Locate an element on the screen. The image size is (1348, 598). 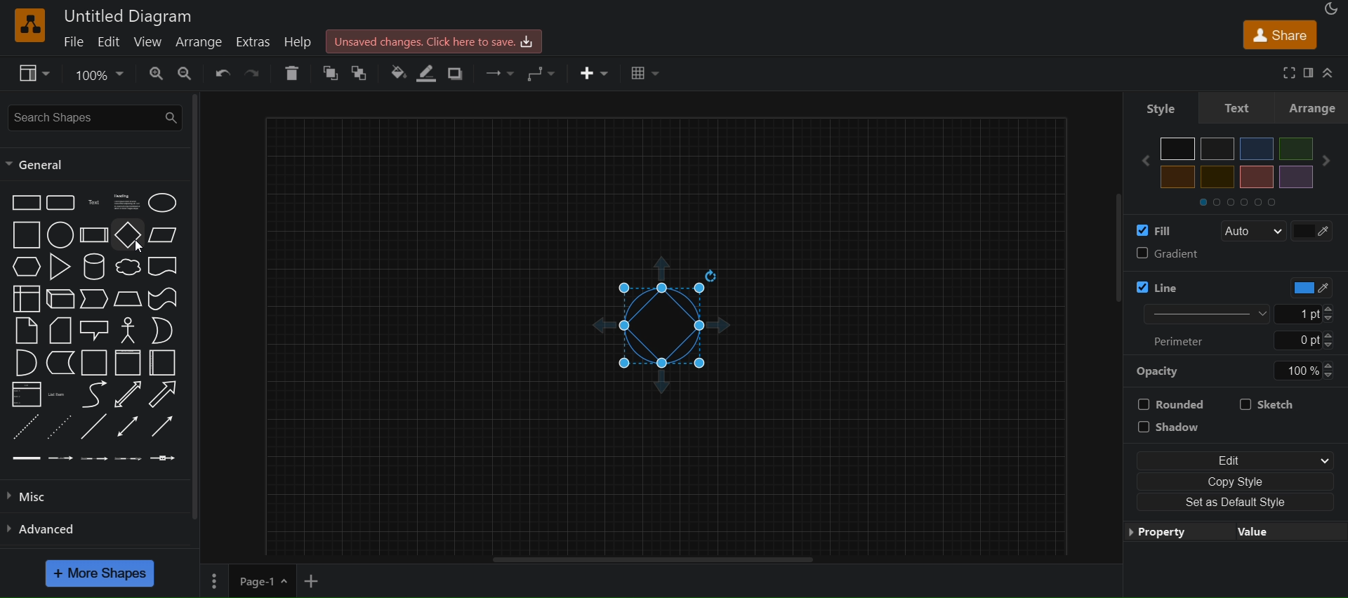
view is located at coordinates (149, 41).